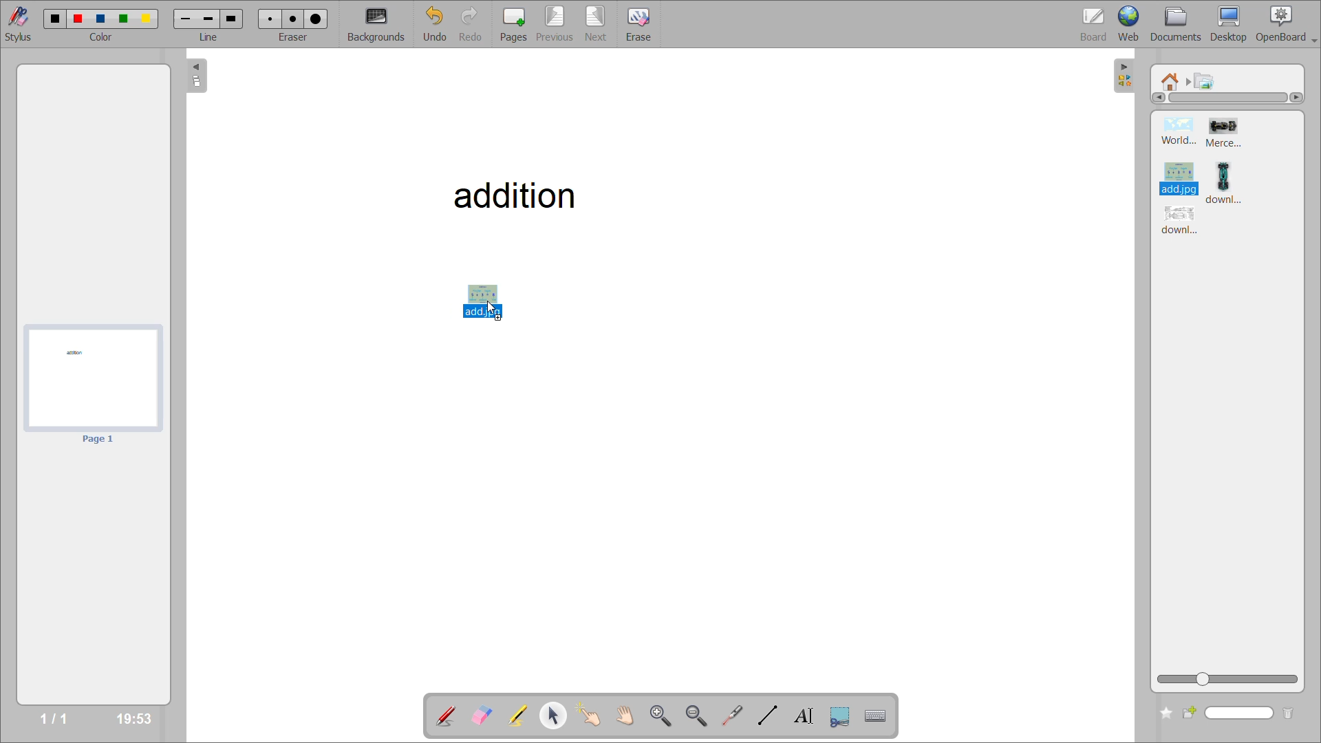  I want to click on erase, so click(638, 25).